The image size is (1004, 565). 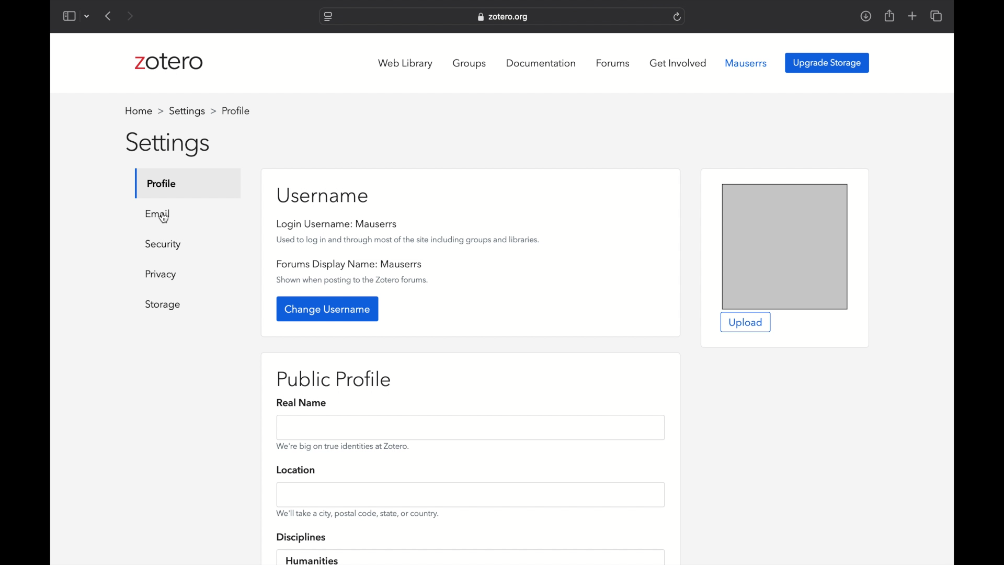 What do you see at coordinates (338, 224) in the screenshot?
I see `login username: mauserrs` at bounding box center [338, 224].